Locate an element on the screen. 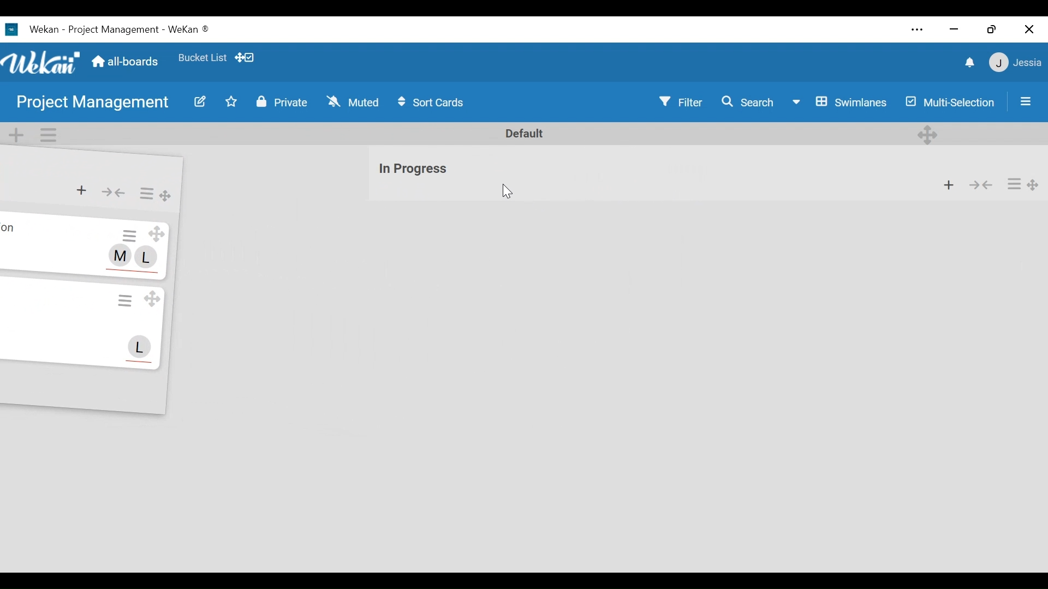 The height and width of the screenshot is (589, 1048). List Actions is located at coordinates (1014, 183).